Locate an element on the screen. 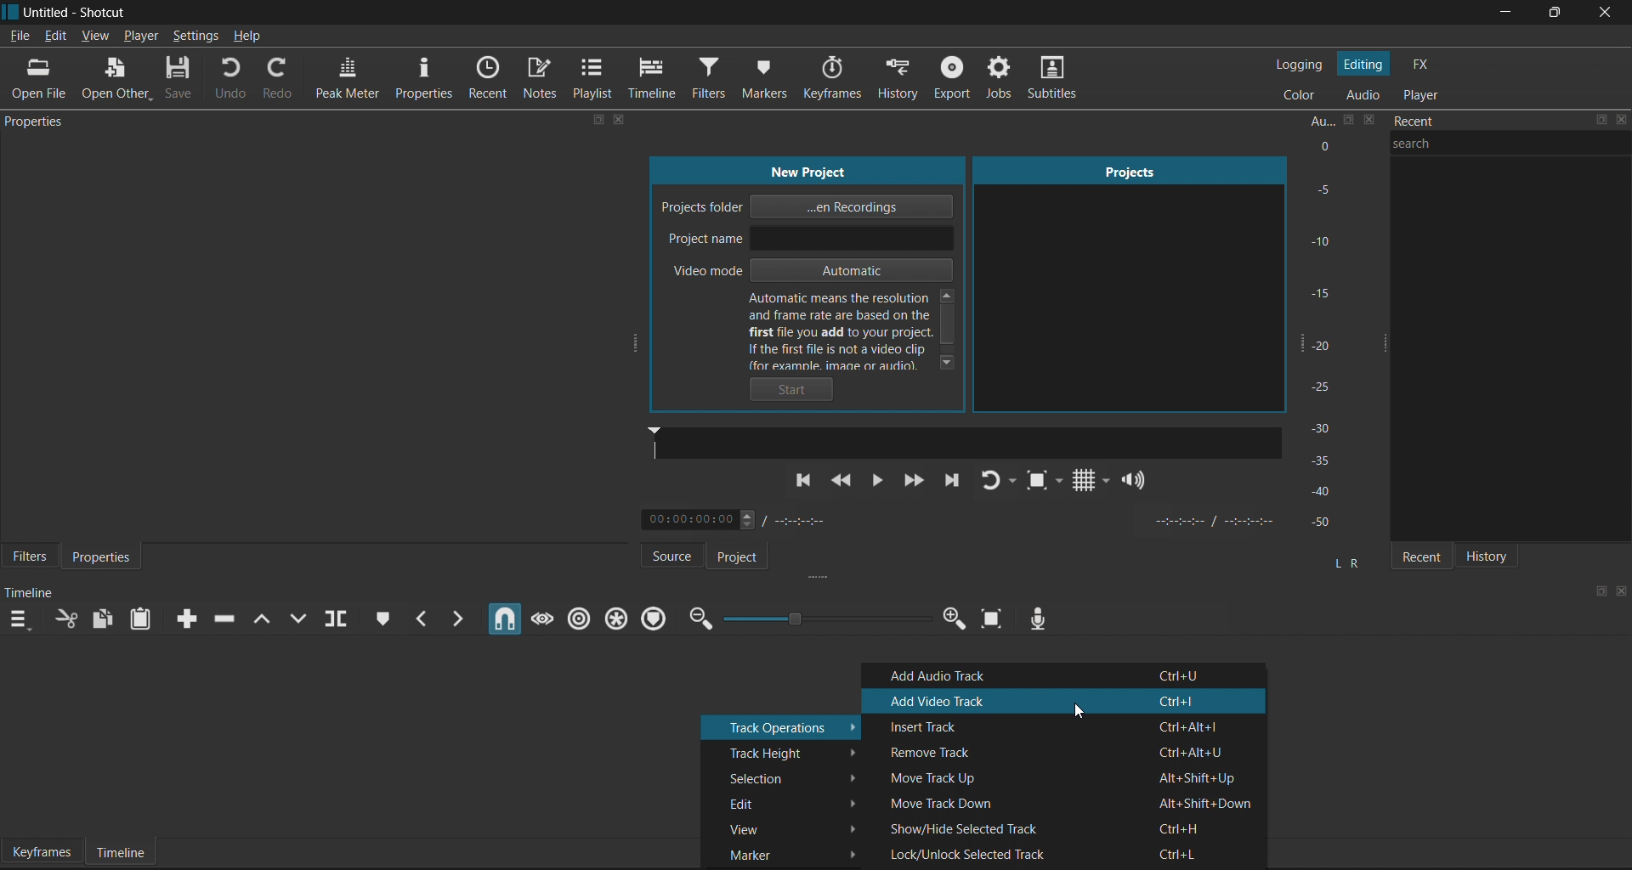  Project is located at coordinates (750, 556).